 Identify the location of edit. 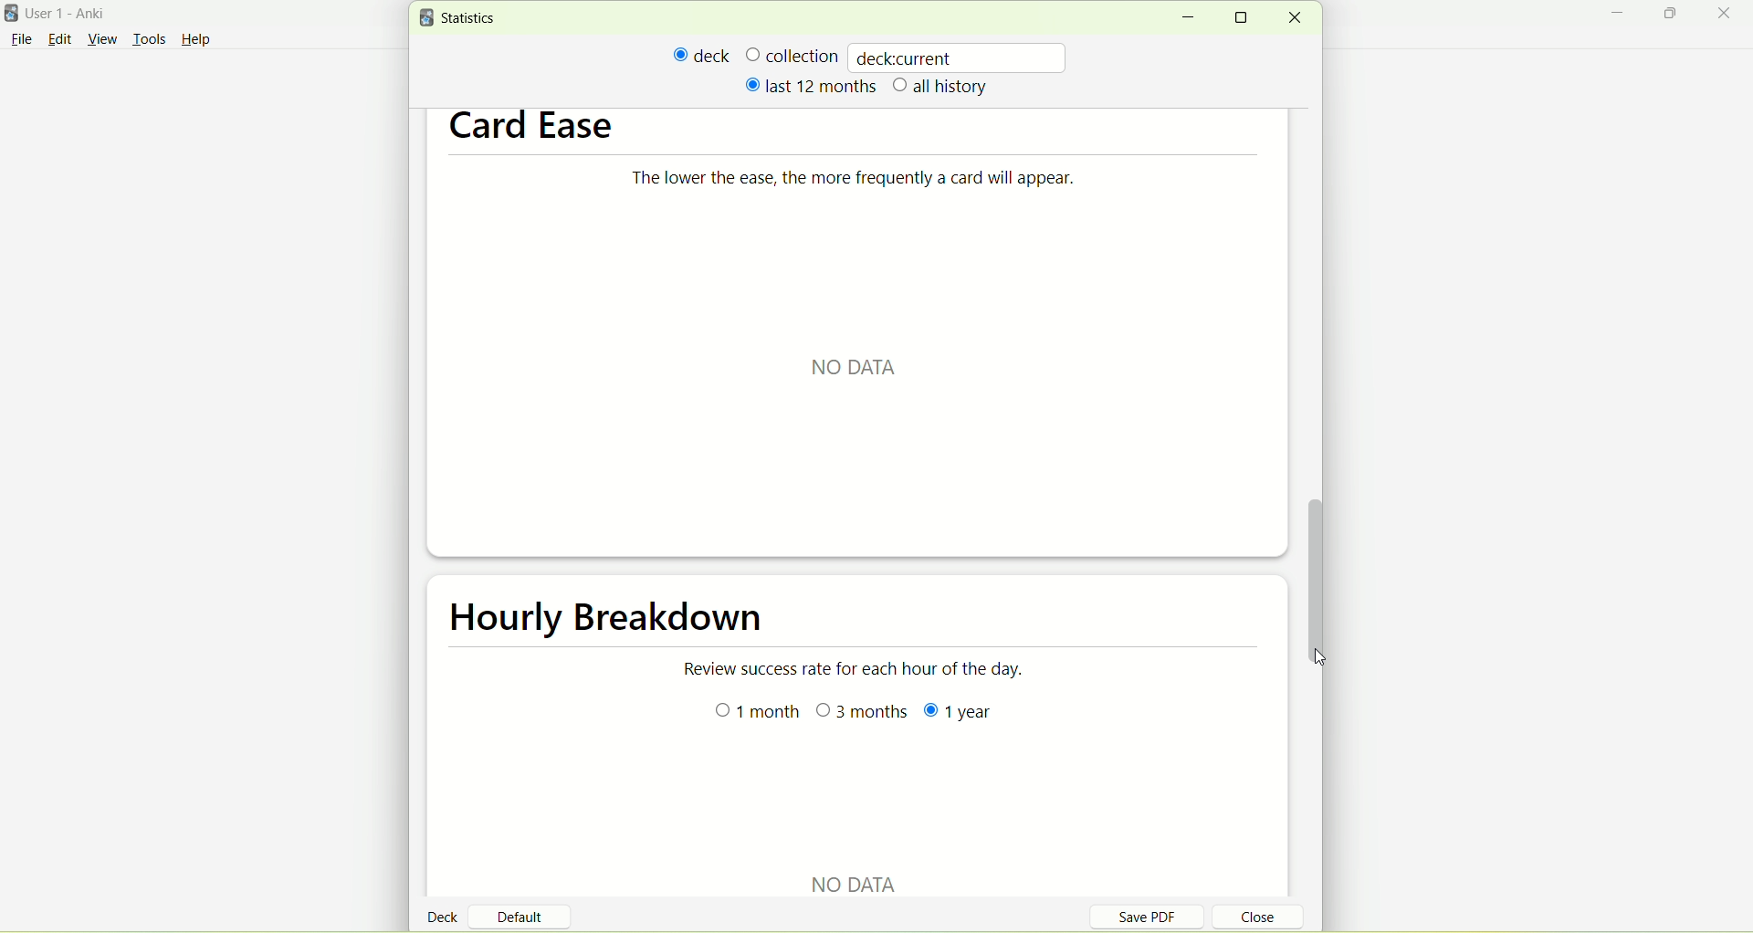
(59, 38).